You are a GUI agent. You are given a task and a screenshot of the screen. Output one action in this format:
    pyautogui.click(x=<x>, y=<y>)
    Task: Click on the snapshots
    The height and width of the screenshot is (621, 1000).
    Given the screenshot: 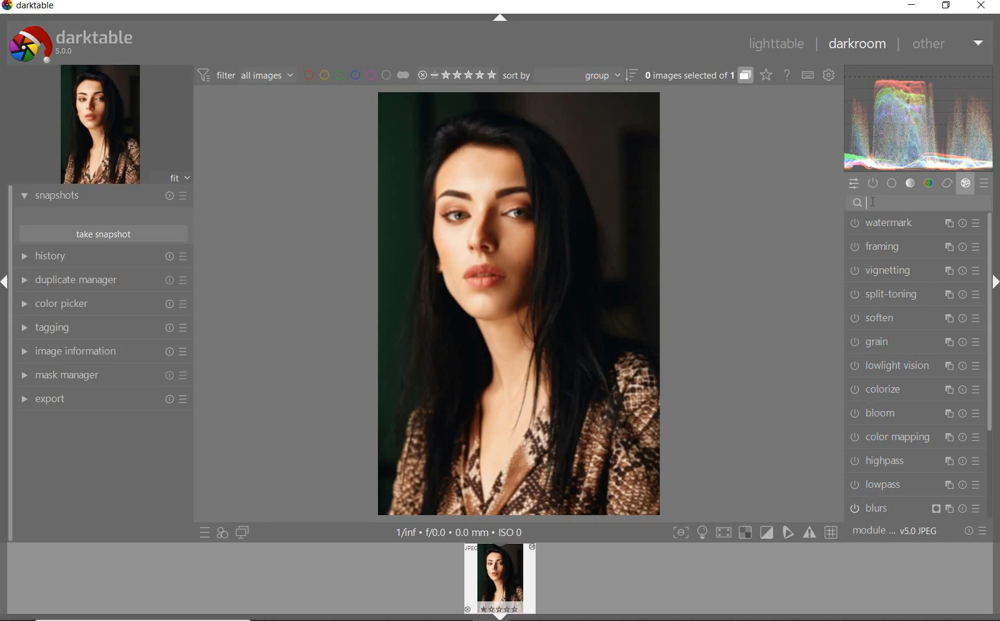 What is the action you would take?
    pyautogui.click(x=102, y=196)
    